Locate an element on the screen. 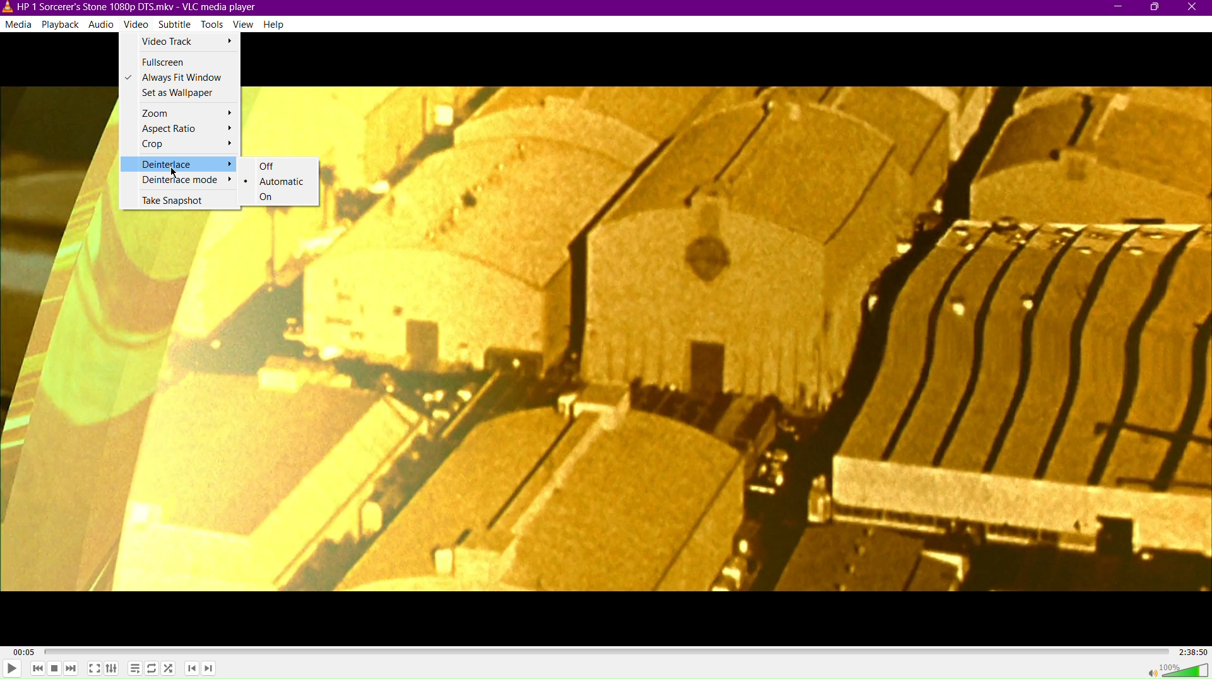 This screenshot has width=1212, height=679. Video Track is located at coordinates (181, 41).